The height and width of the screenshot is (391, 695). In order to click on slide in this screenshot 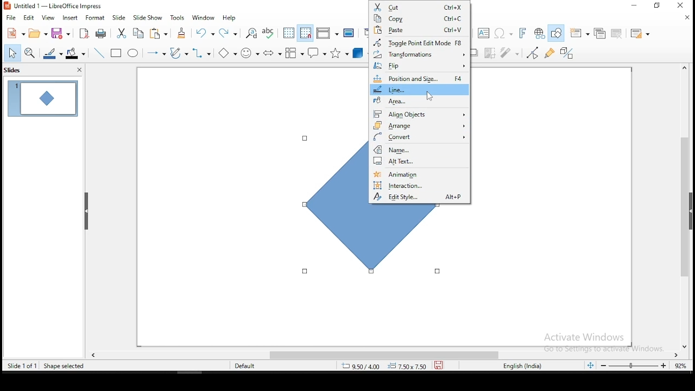, I will do `click(119, 17)`.